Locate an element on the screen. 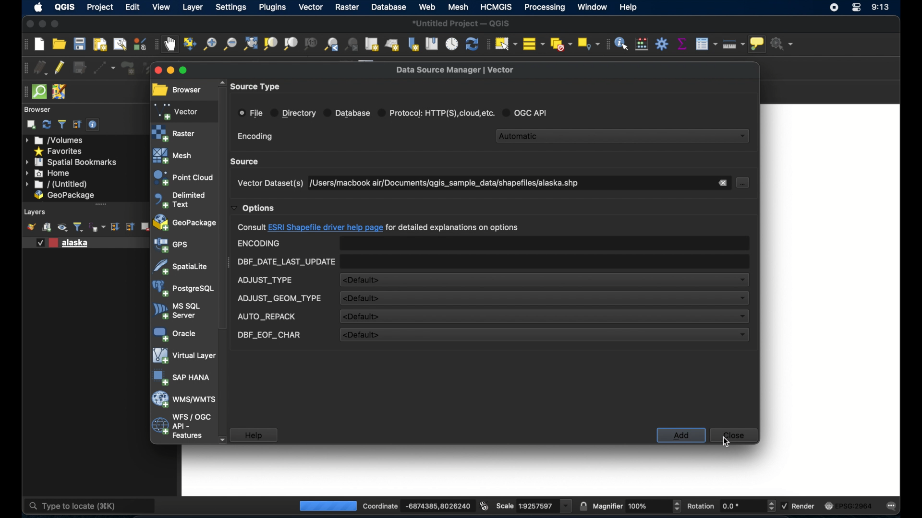 The width and height of the screenshot is (922, 518). edit is located at coordinates (133, 7).